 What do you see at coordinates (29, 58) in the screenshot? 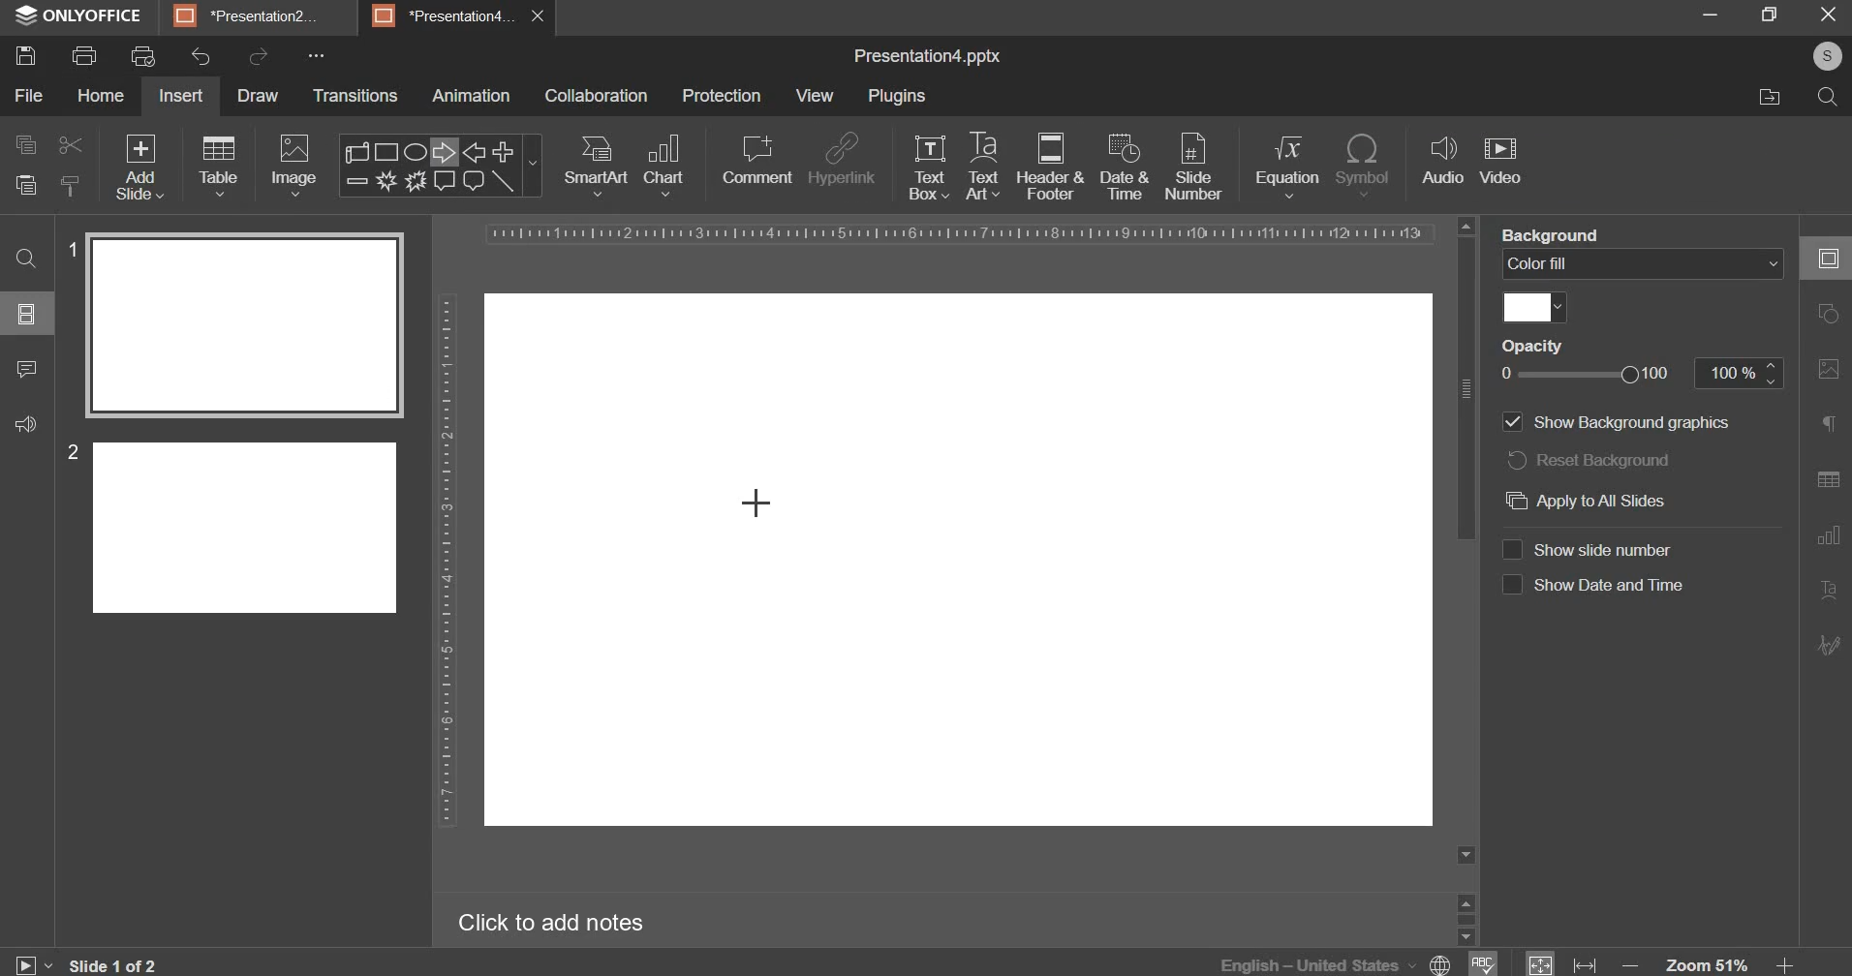
I see `save` at bounding box center [29, 58].